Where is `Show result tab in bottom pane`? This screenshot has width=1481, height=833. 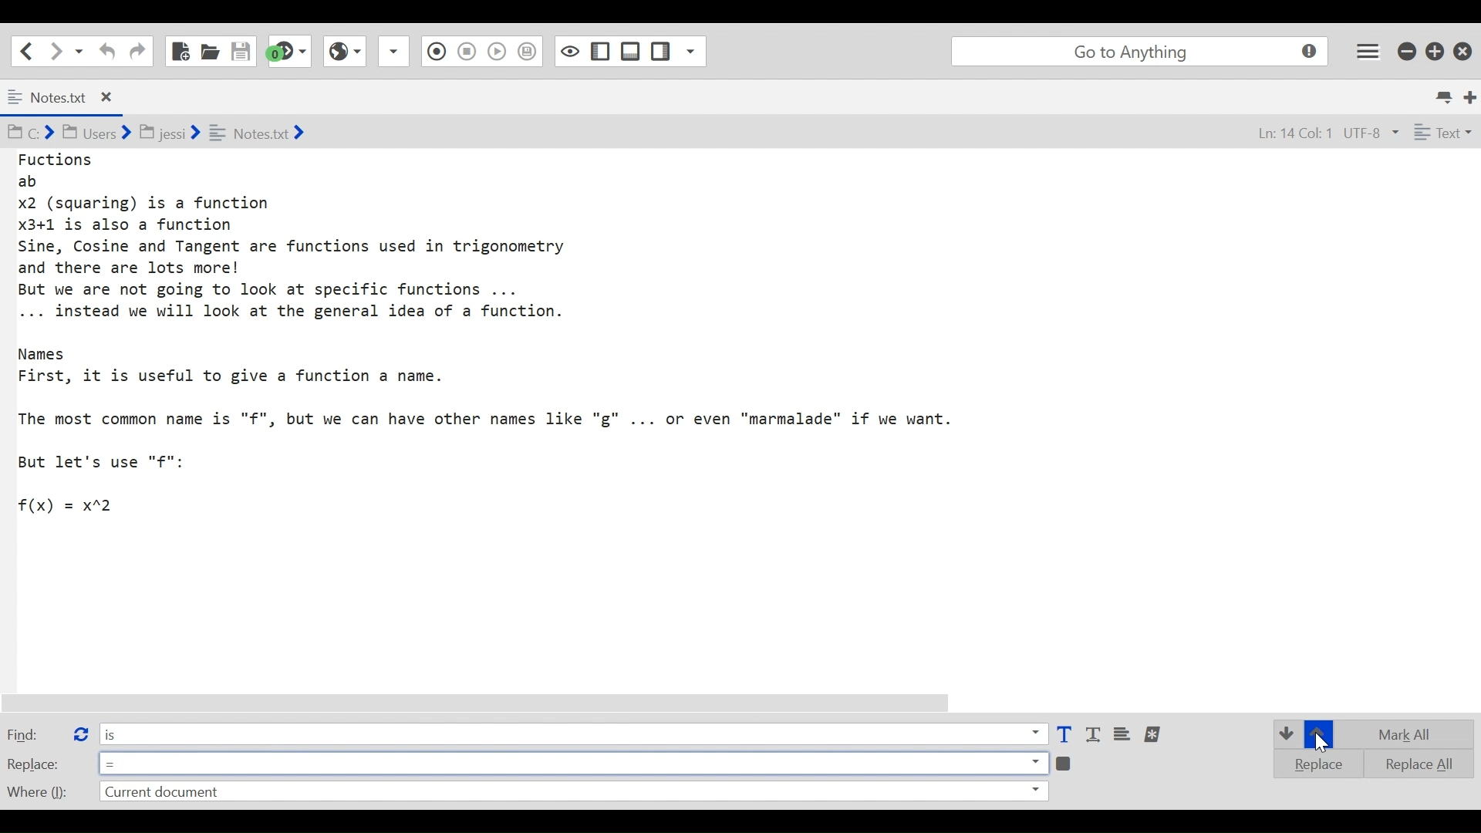 Show result tab in bottom pane is located at coordinates (1066, 762).